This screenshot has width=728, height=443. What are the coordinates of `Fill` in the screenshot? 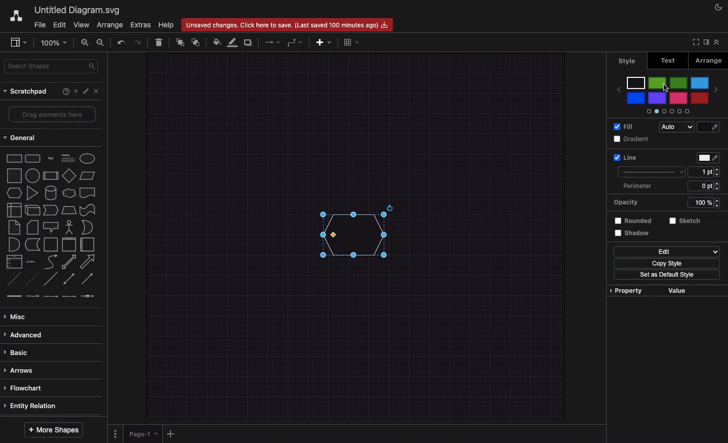 It's located at (708, 157).